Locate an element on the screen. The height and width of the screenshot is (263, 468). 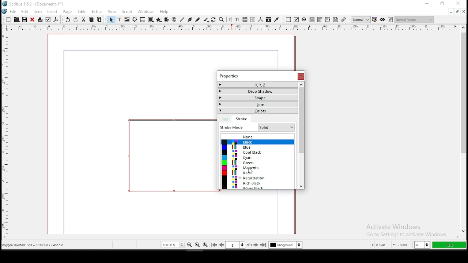
polygon selected size= 3.1181 inch x 2.4567 in is located at coordinates (34, 246).